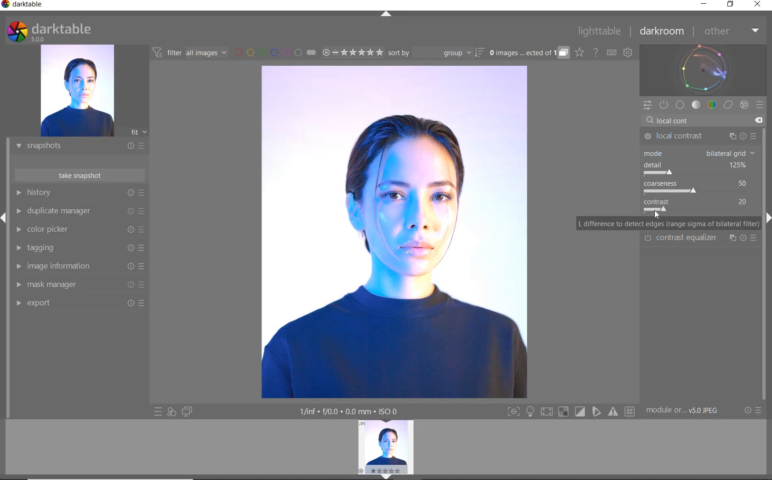  I want to click on CORRECT, so click(729, 106).